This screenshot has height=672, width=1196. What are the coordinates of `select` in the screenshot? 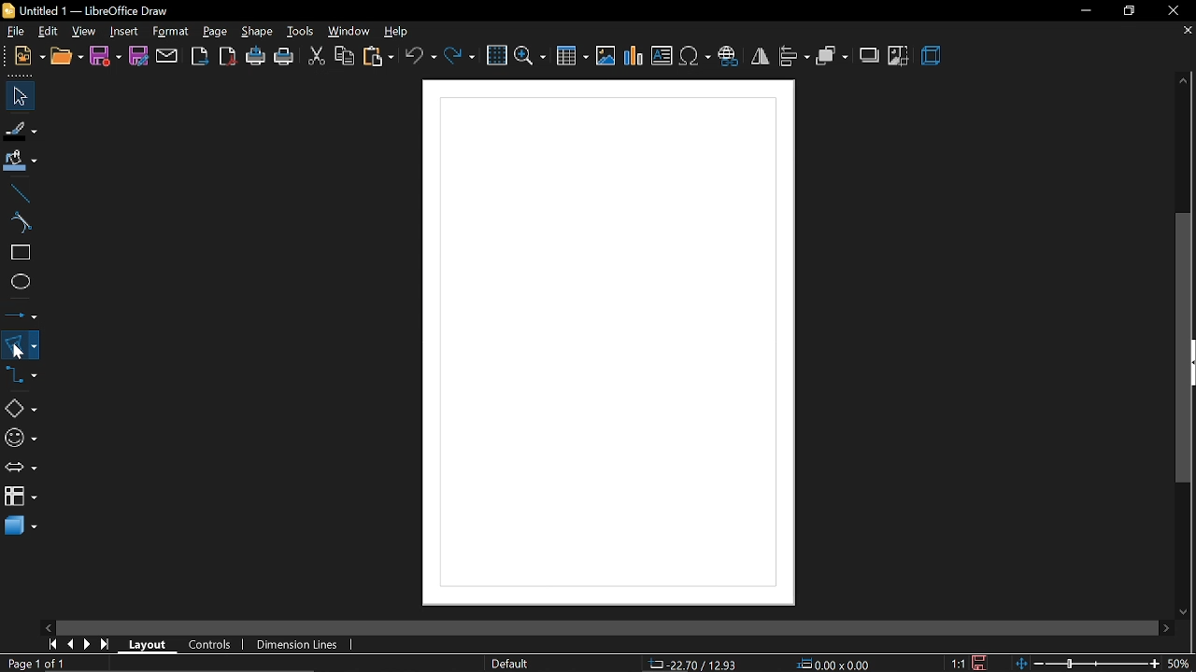 It's located at (17, 96).